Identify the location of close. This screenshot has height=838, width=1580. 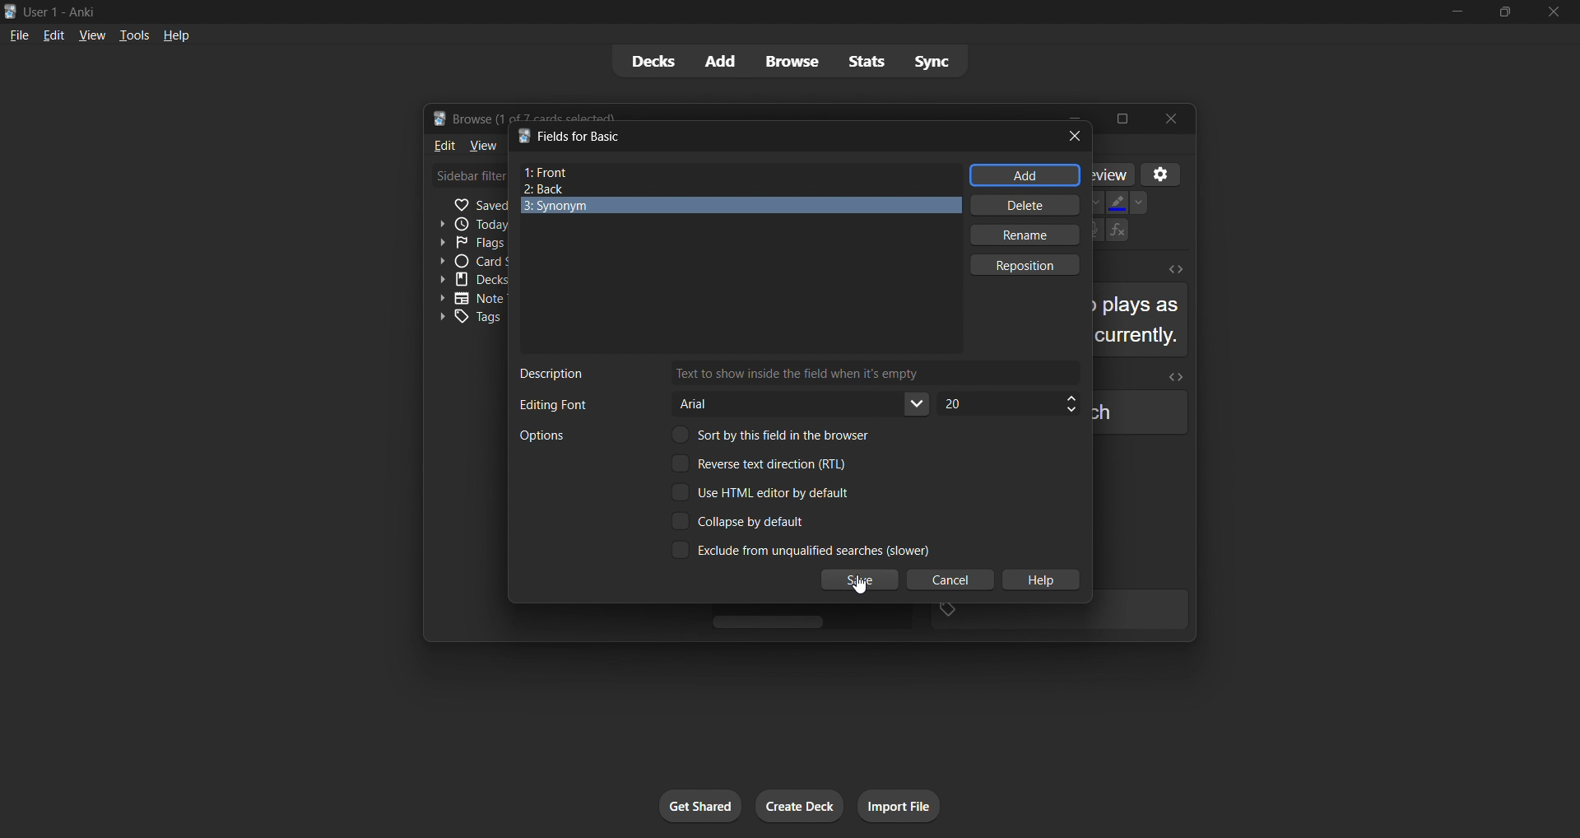
(1072, 136).